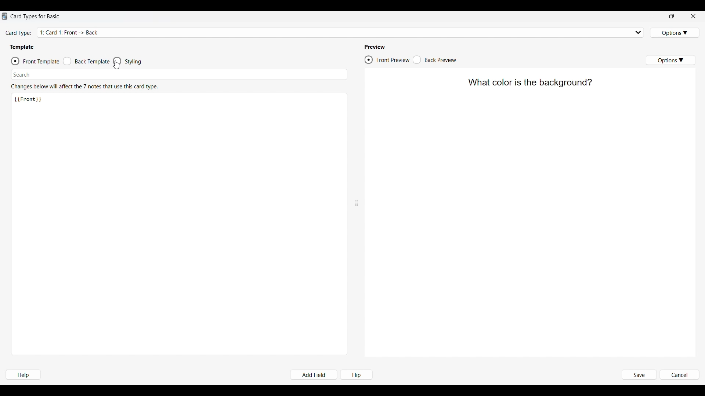 The height and width of the screenshot is (396, 705). What do you see at coordinates (357, 185) in the screenshot?
I see `Change width of panels attached to this line` at bounding box center [357, 185].